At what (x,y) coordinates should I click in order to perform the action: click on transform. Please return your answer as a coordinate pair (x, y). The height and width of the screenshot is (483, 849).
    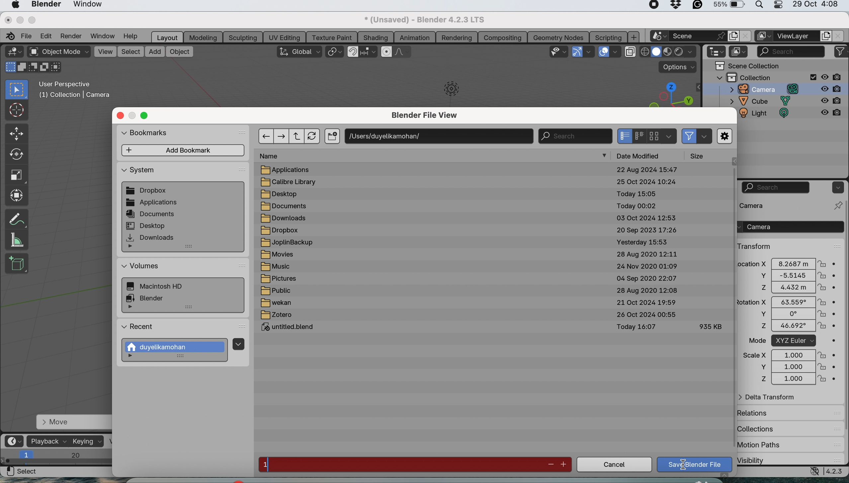
    Looking at the image, I should click on (16, 195).